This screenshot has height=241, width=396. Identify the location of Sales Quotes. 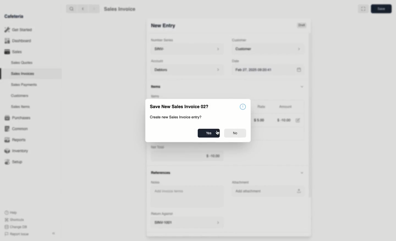
(22, 63).